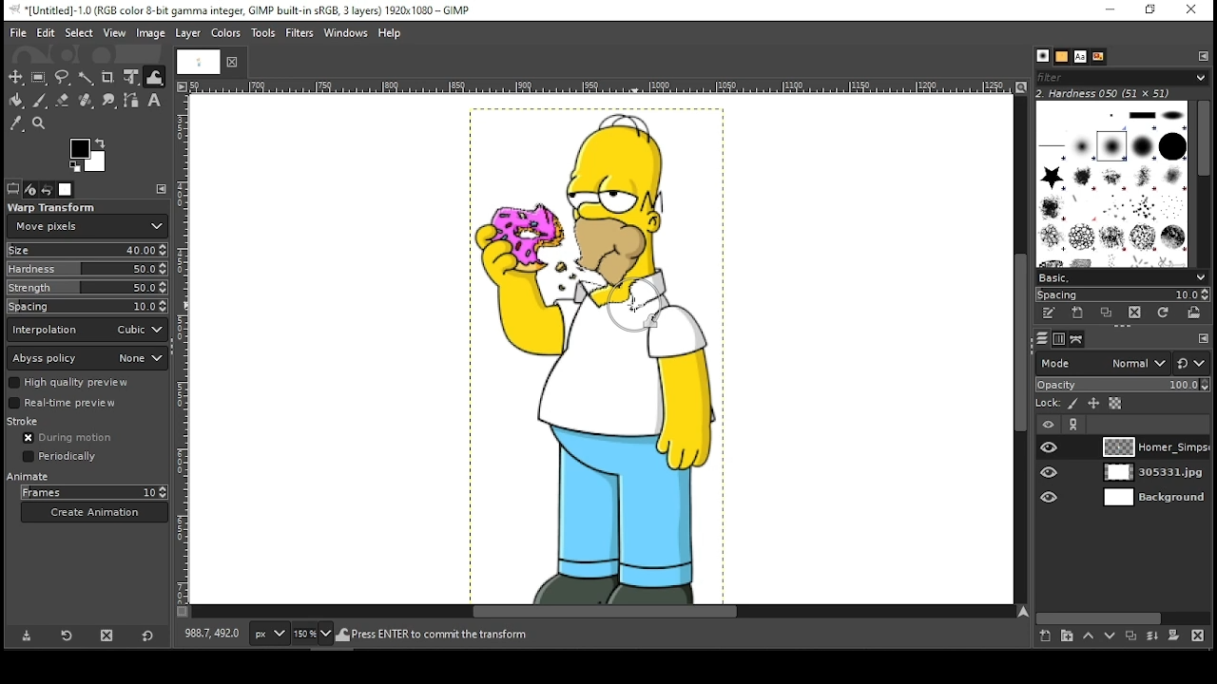 This screenshot has height=684, width=1217. What do you see at coordinates (15, 76) in the screenshot?
I see `move tool` at bounding box center [15, 76].